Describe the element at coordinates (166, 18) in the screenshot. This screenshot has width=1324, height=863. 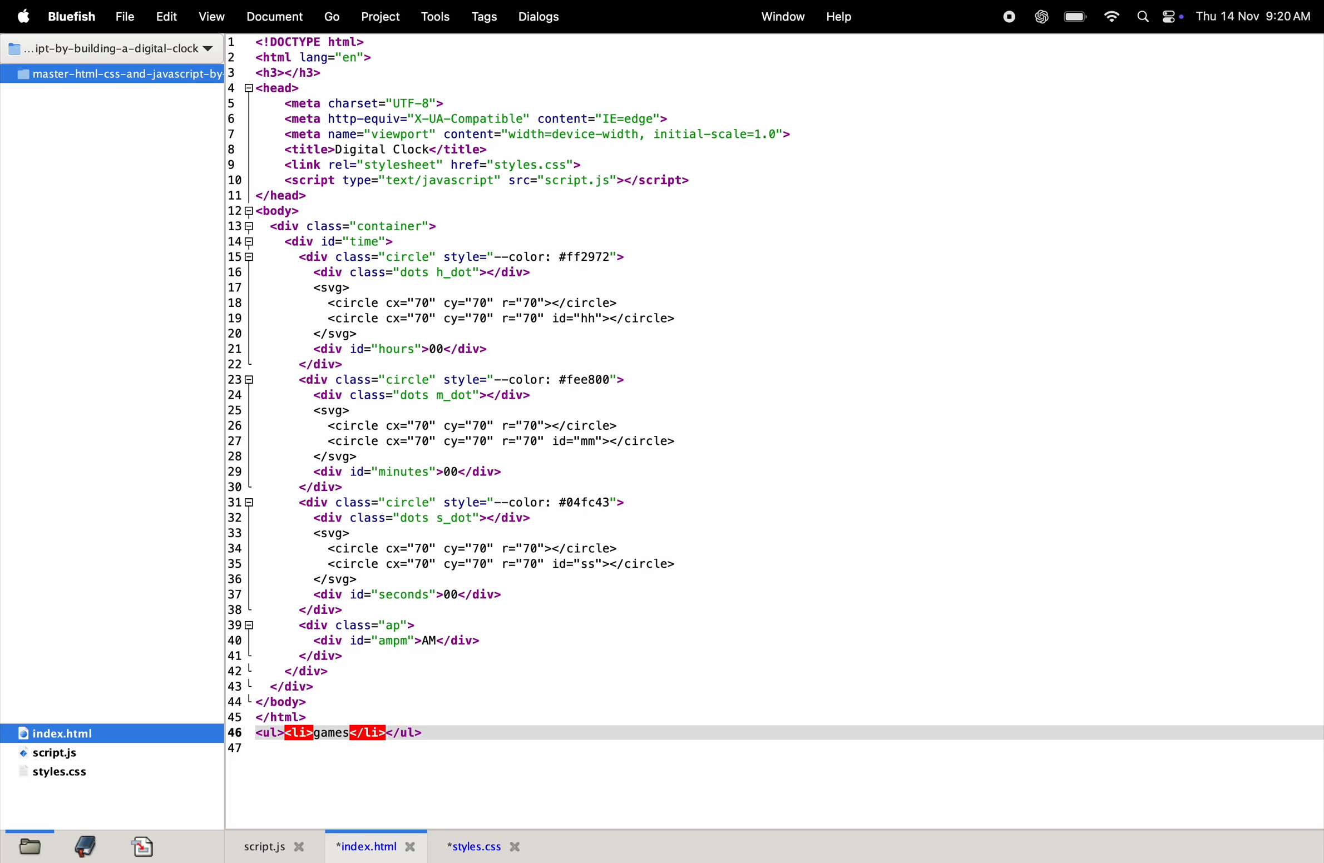
I see `Edit` at that location.